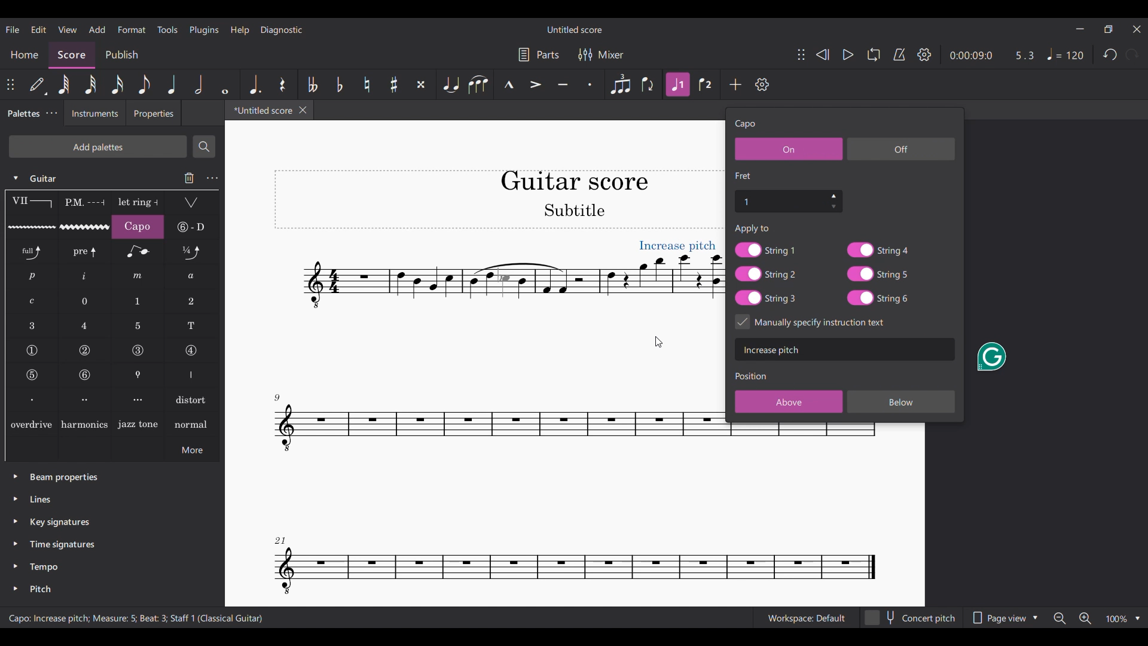 This screenshot has width=1148, height=646. Describe the element at coordinates (32, 325) in the screenshot. I see `LH guitar fingering 3` at that location.